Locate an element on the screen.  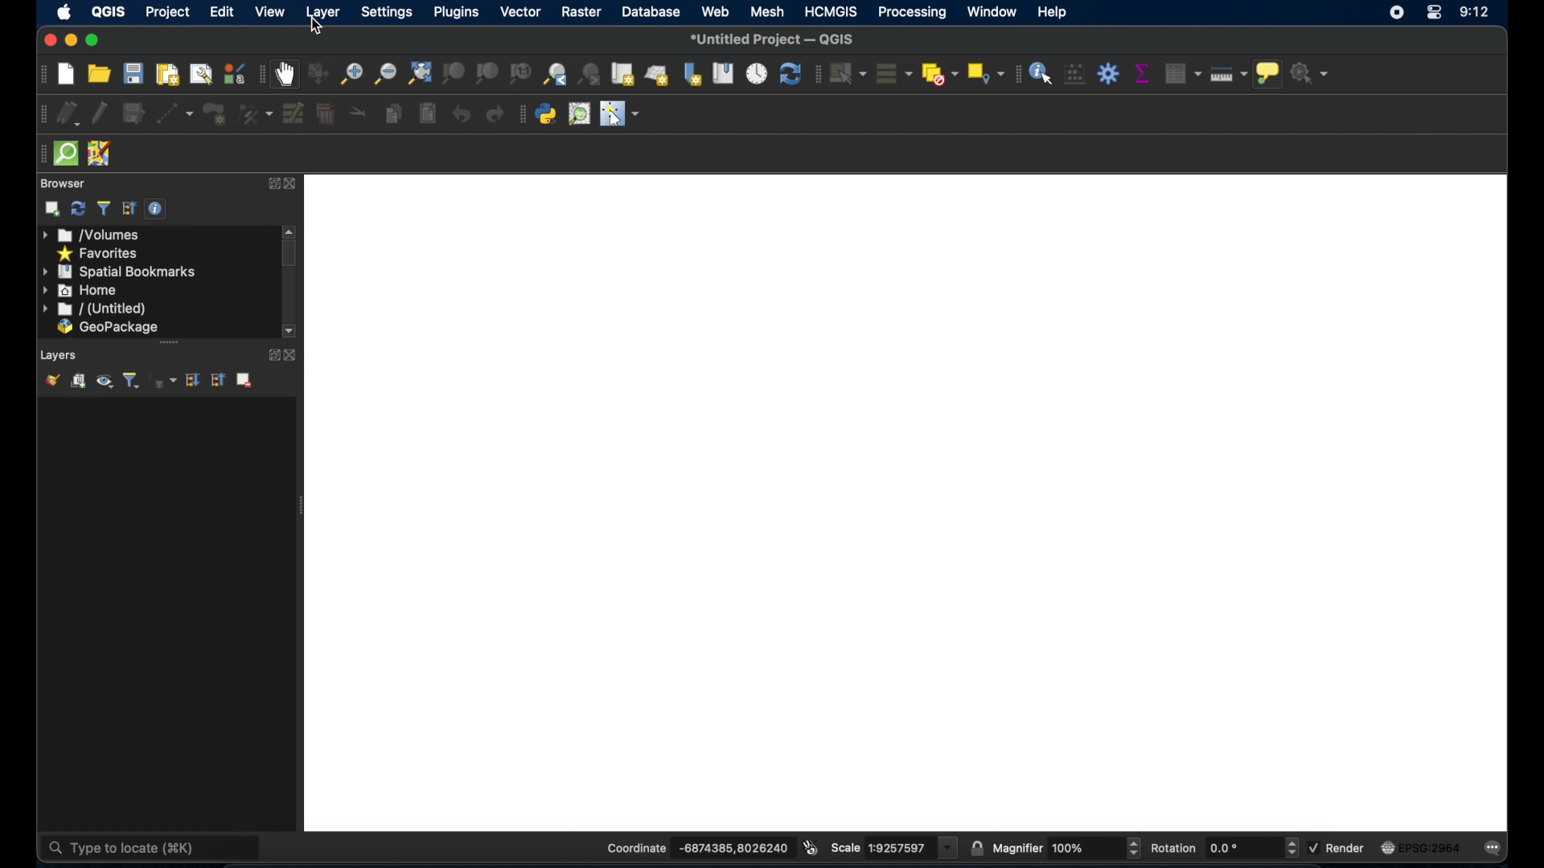
minimize is located at coordinates (71, 41).